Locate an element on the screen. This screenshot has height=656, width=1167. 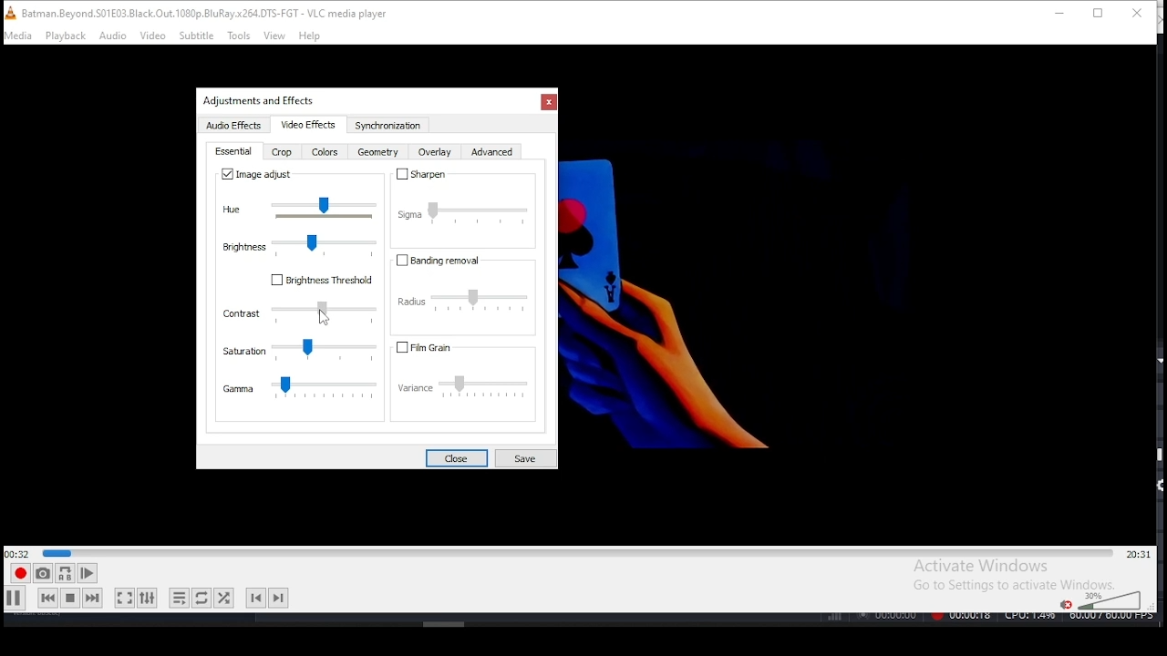
video effects is located at coordinates (305, 125).